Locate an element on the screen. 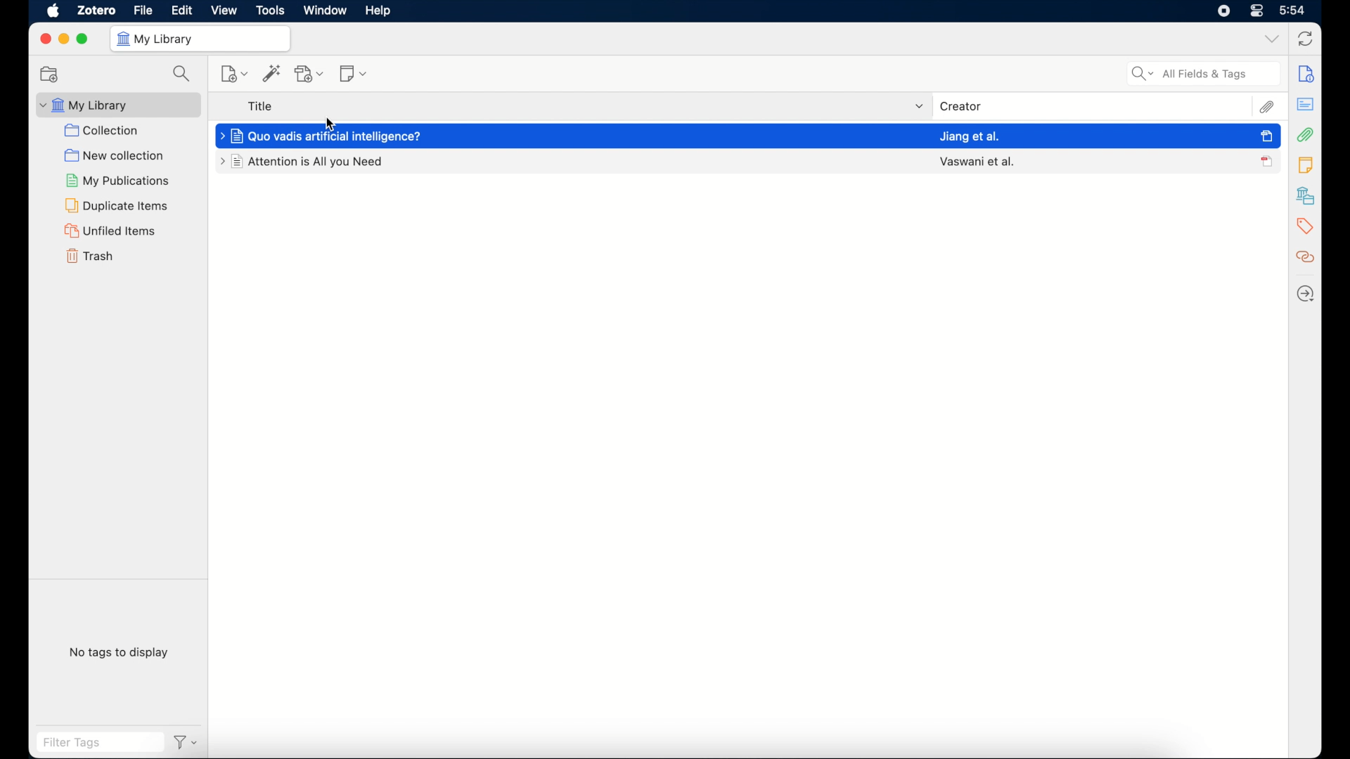 This screenshot has width=1350, height=759. duplicate items is located at coordinates (122, 206).